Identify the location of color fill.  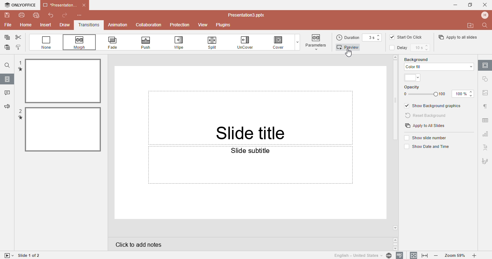
(438, 67).